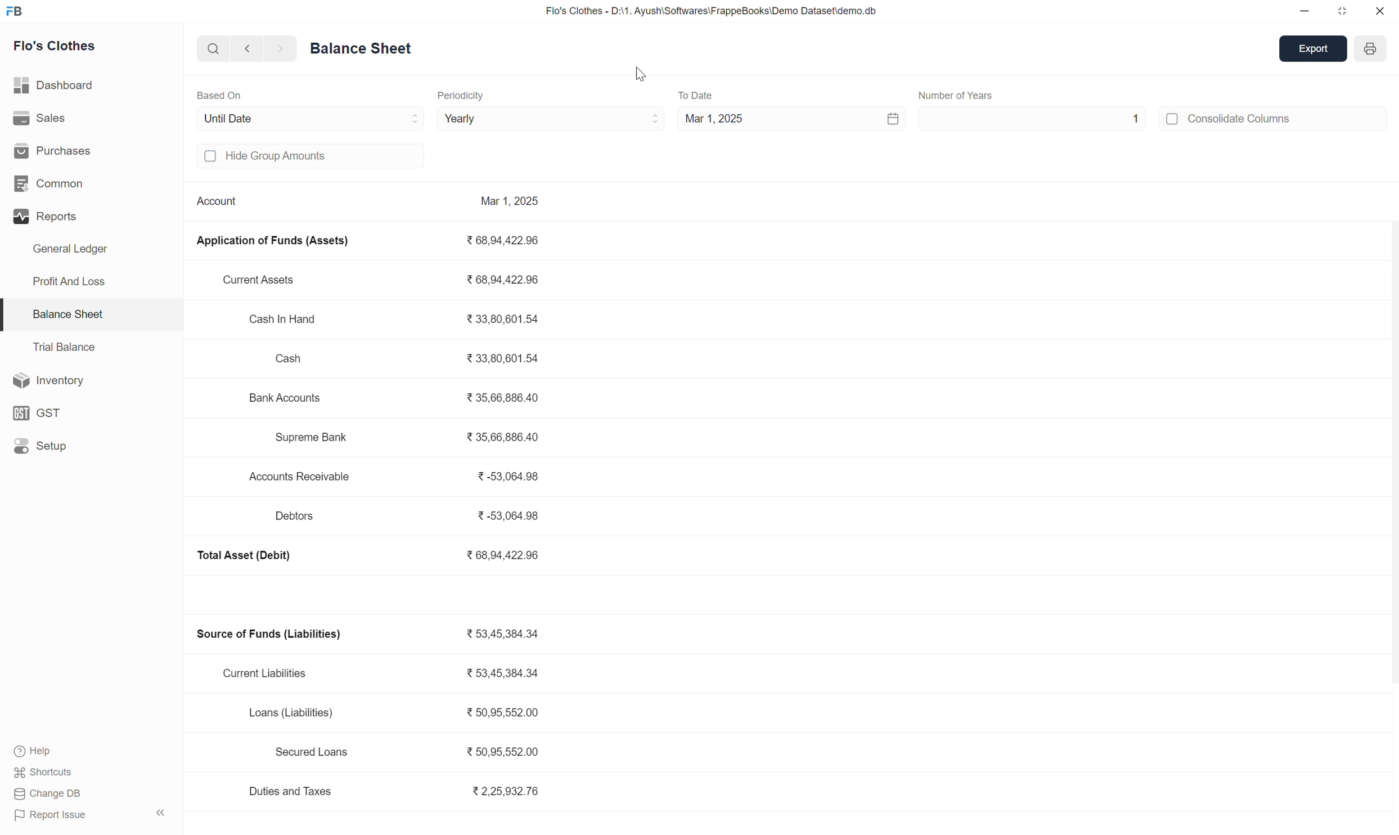  What do you see at coordinates (51, 380) in the screenshot?
I see `Inventory` at bounding box center [51, 380].